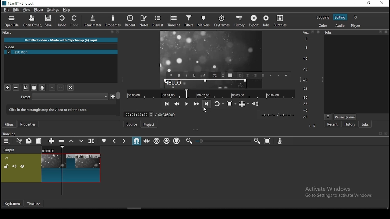 This screenshot has width=390, height=219. Describe the element at coordinates (130, 21) in the screenshot. I see `recent` at that location.